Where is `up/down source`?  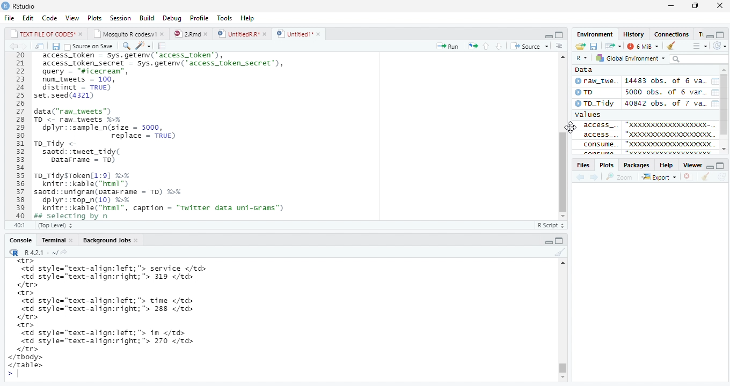
up/down source is located at coordinates (499, 46).